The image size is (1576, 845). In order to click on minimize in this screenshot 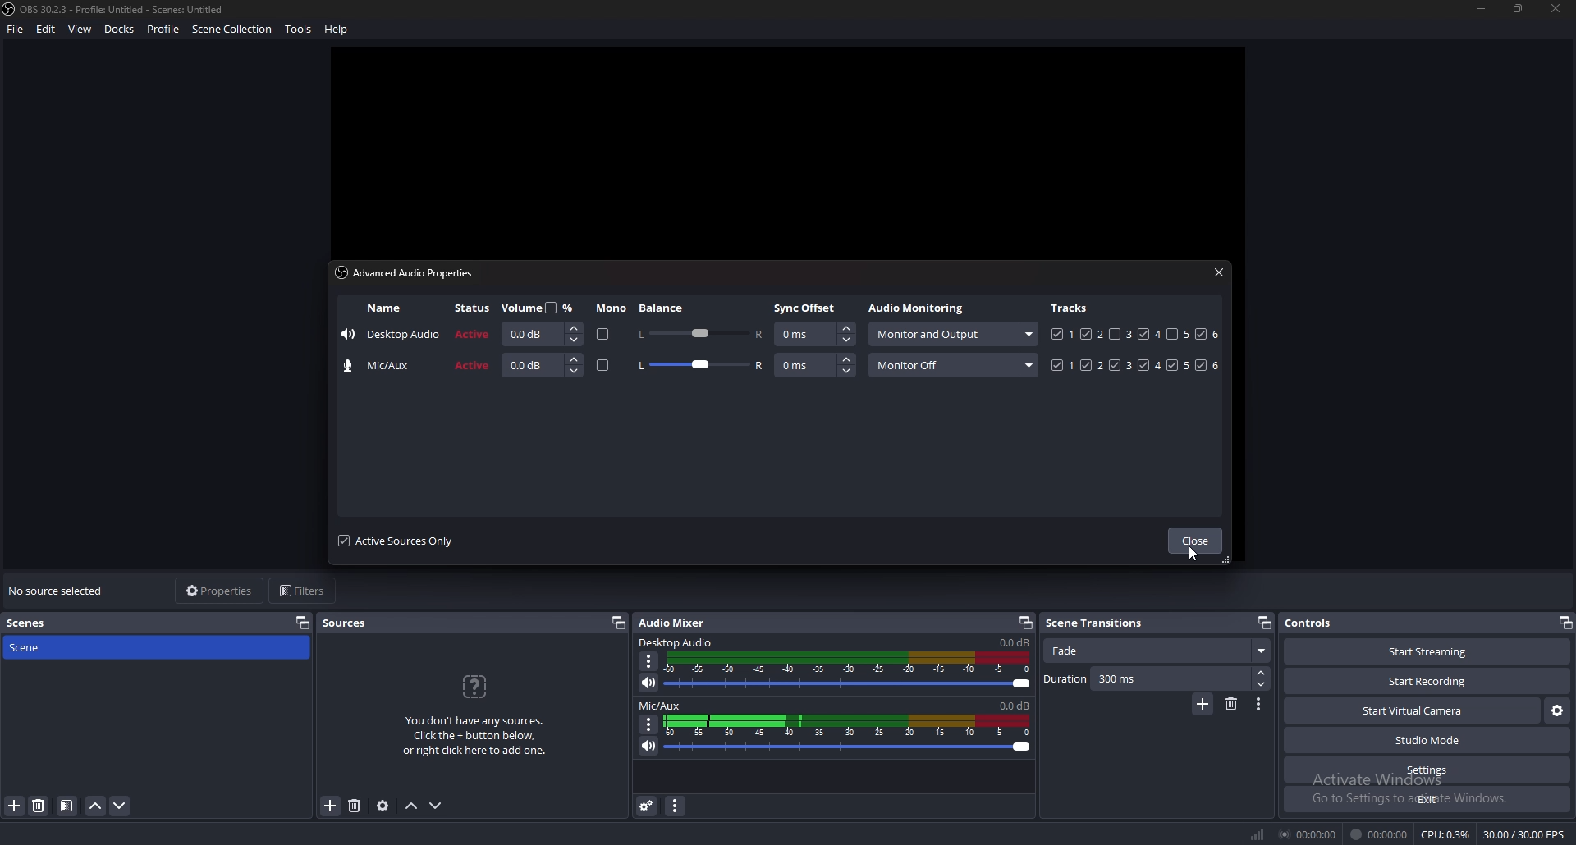, I will do `click(1481, 9)`.